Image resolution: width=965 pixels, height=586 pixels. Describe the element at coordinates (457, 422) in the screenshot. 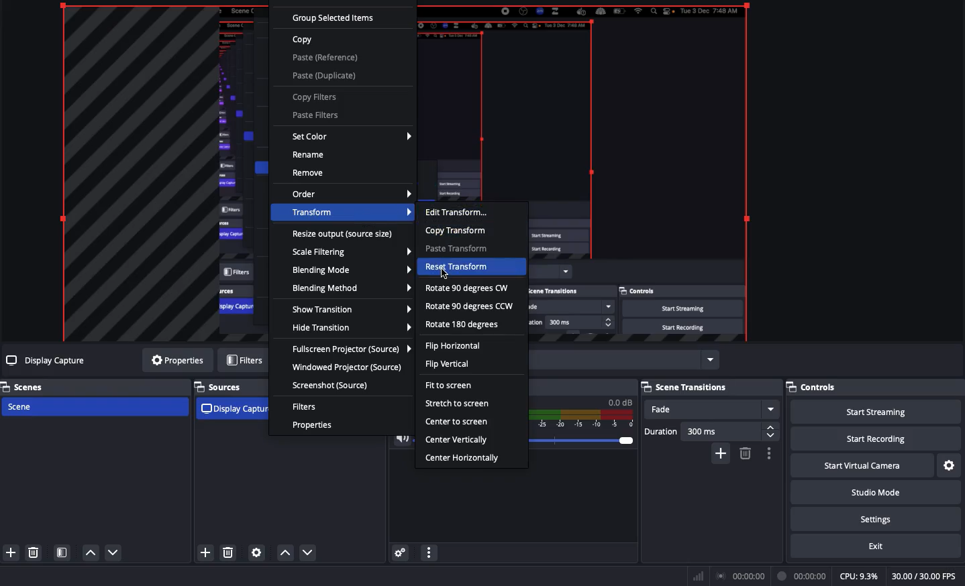

I see `Center to screen ` at that location.